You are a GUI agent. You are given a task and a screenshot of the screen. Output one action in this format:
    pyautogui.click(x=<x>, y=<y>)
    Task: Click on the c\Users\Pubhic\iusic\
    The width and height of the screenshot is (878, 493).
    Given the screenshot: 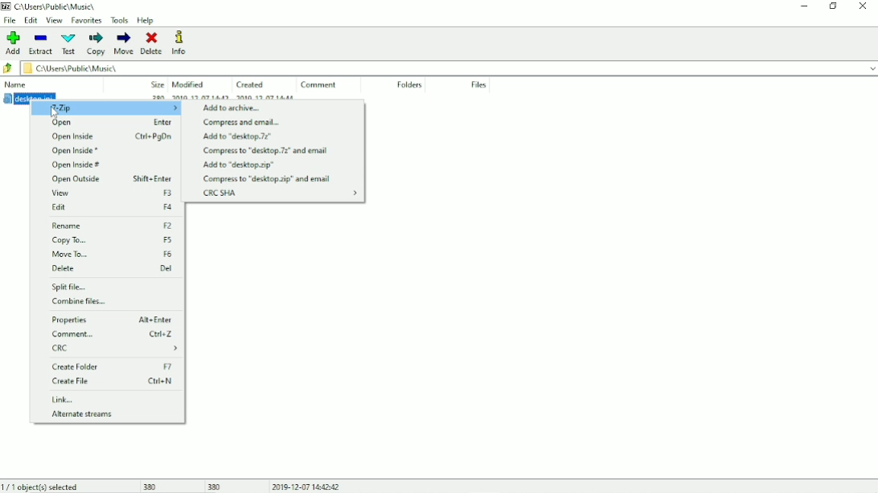 What is the action you would take?
    pyautogui.click(x=451, y=69)
    